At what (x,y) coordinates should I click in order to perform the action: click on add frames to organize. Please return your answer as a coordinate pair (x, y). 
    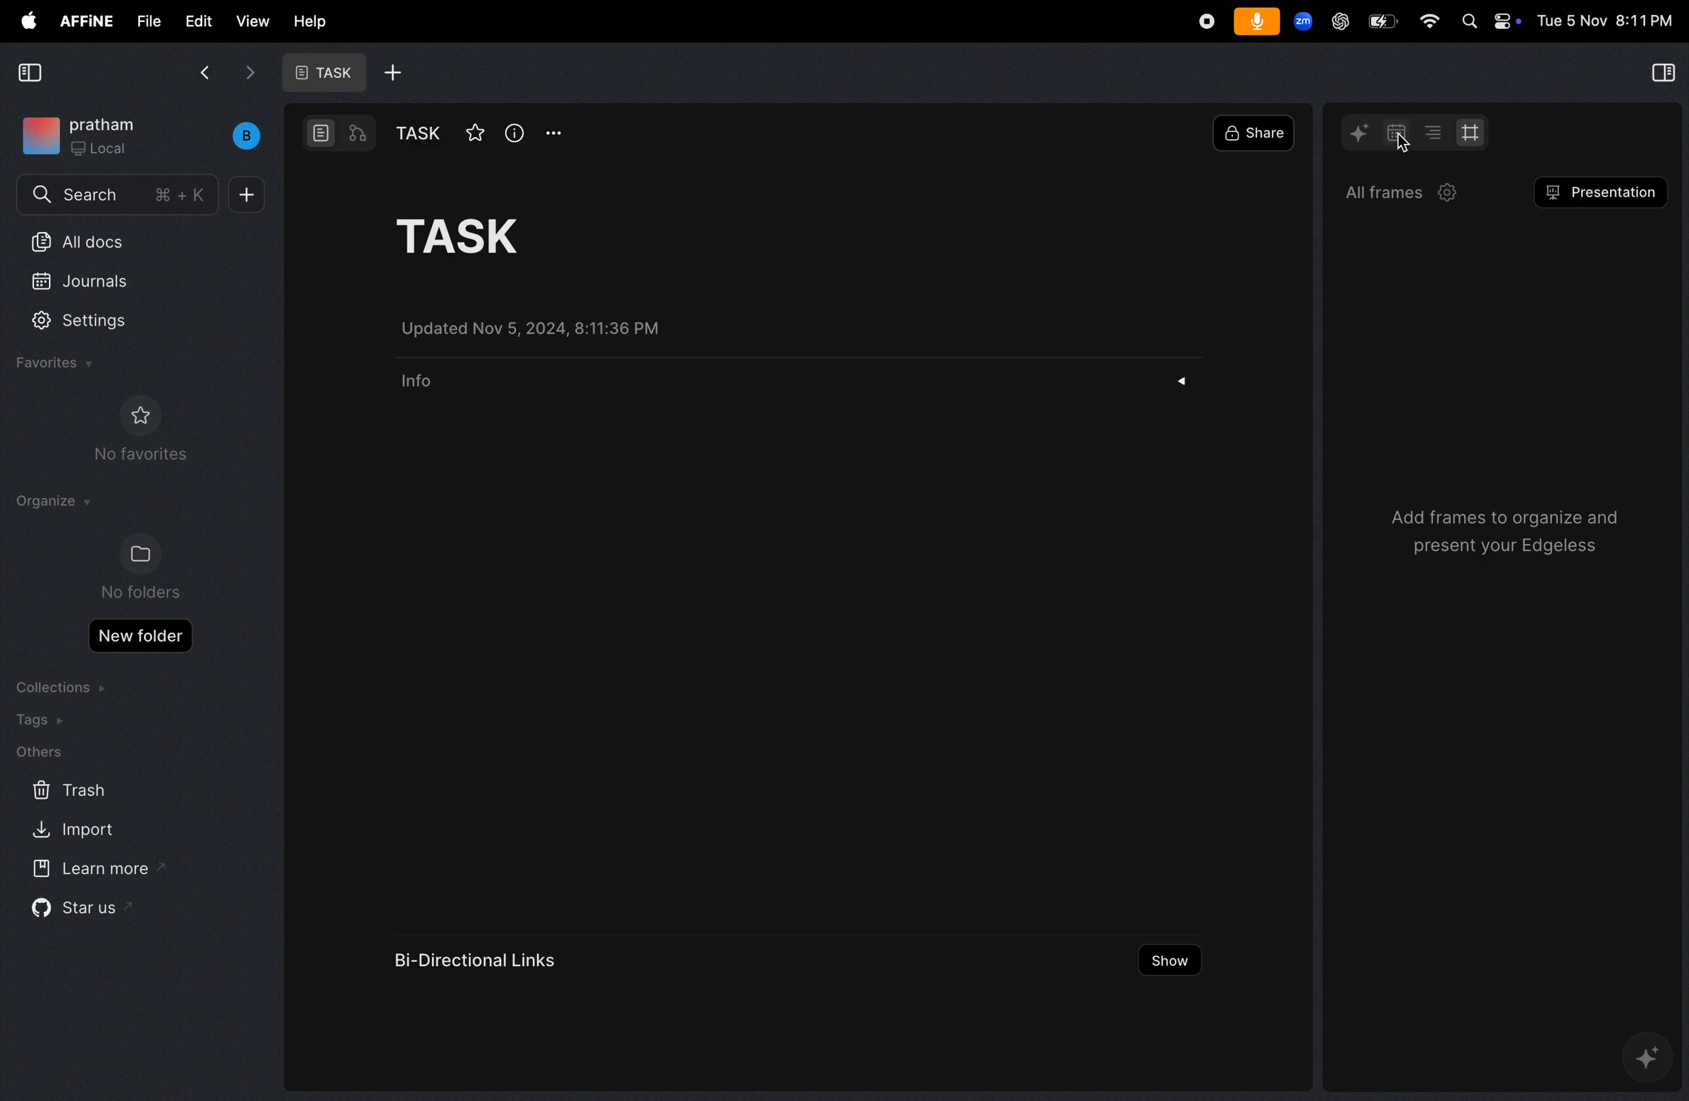
    Looking at the image, I should click on (1496, 536).